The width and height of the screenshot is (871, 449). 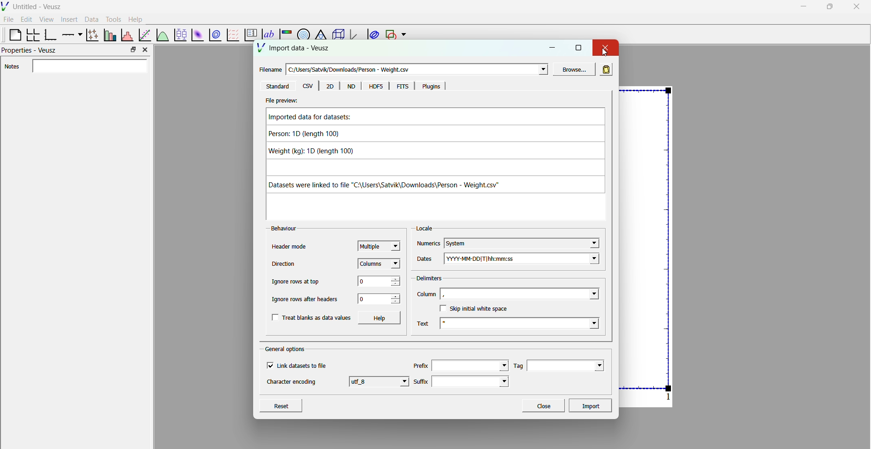 I want to click on add an axis to a plot, so click(x=71, y=34).